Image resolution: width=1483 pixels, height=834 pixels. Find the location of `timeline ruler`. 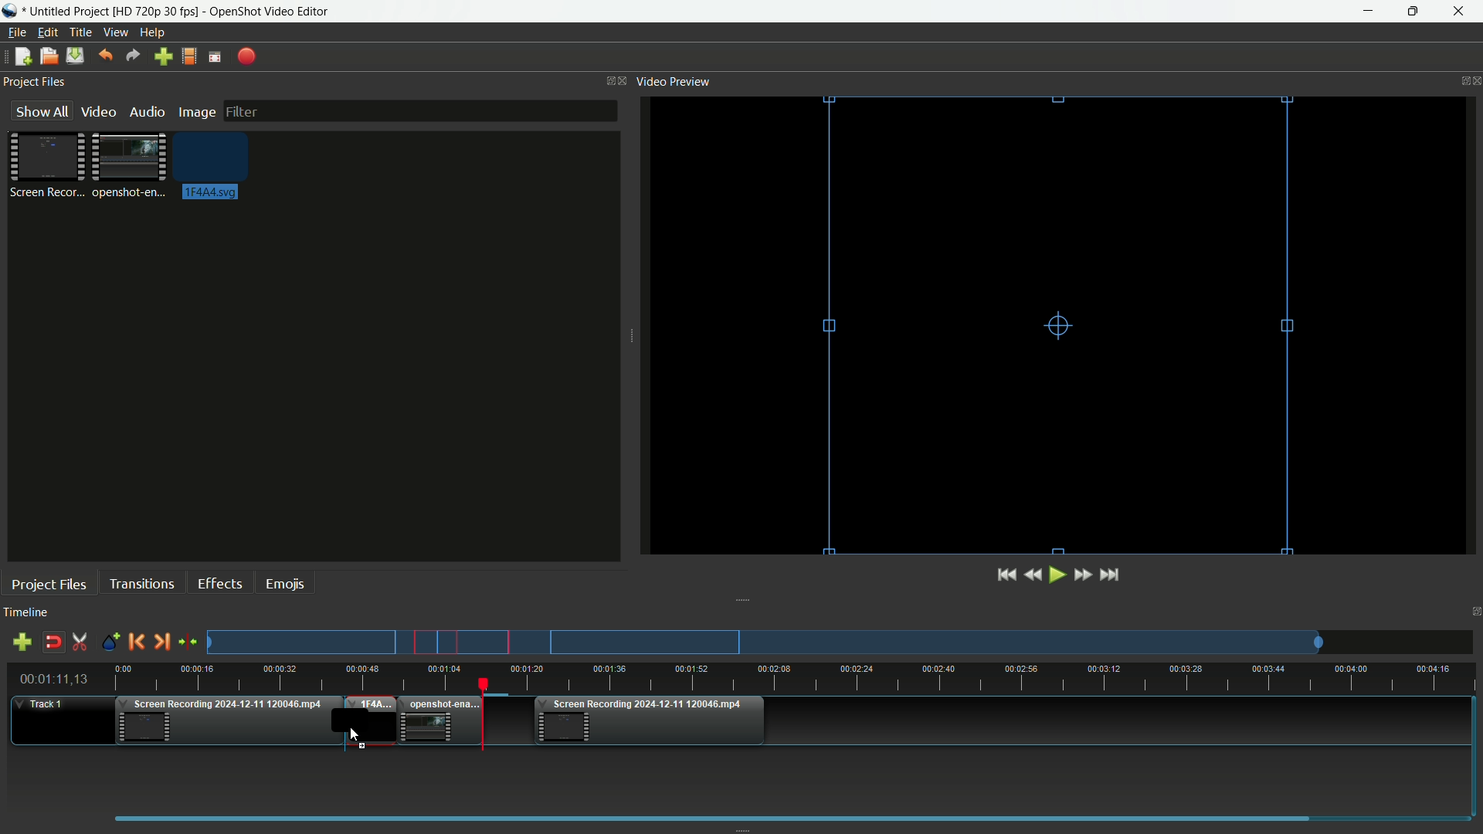

timeline ruler is located at coordinates (796, 679).